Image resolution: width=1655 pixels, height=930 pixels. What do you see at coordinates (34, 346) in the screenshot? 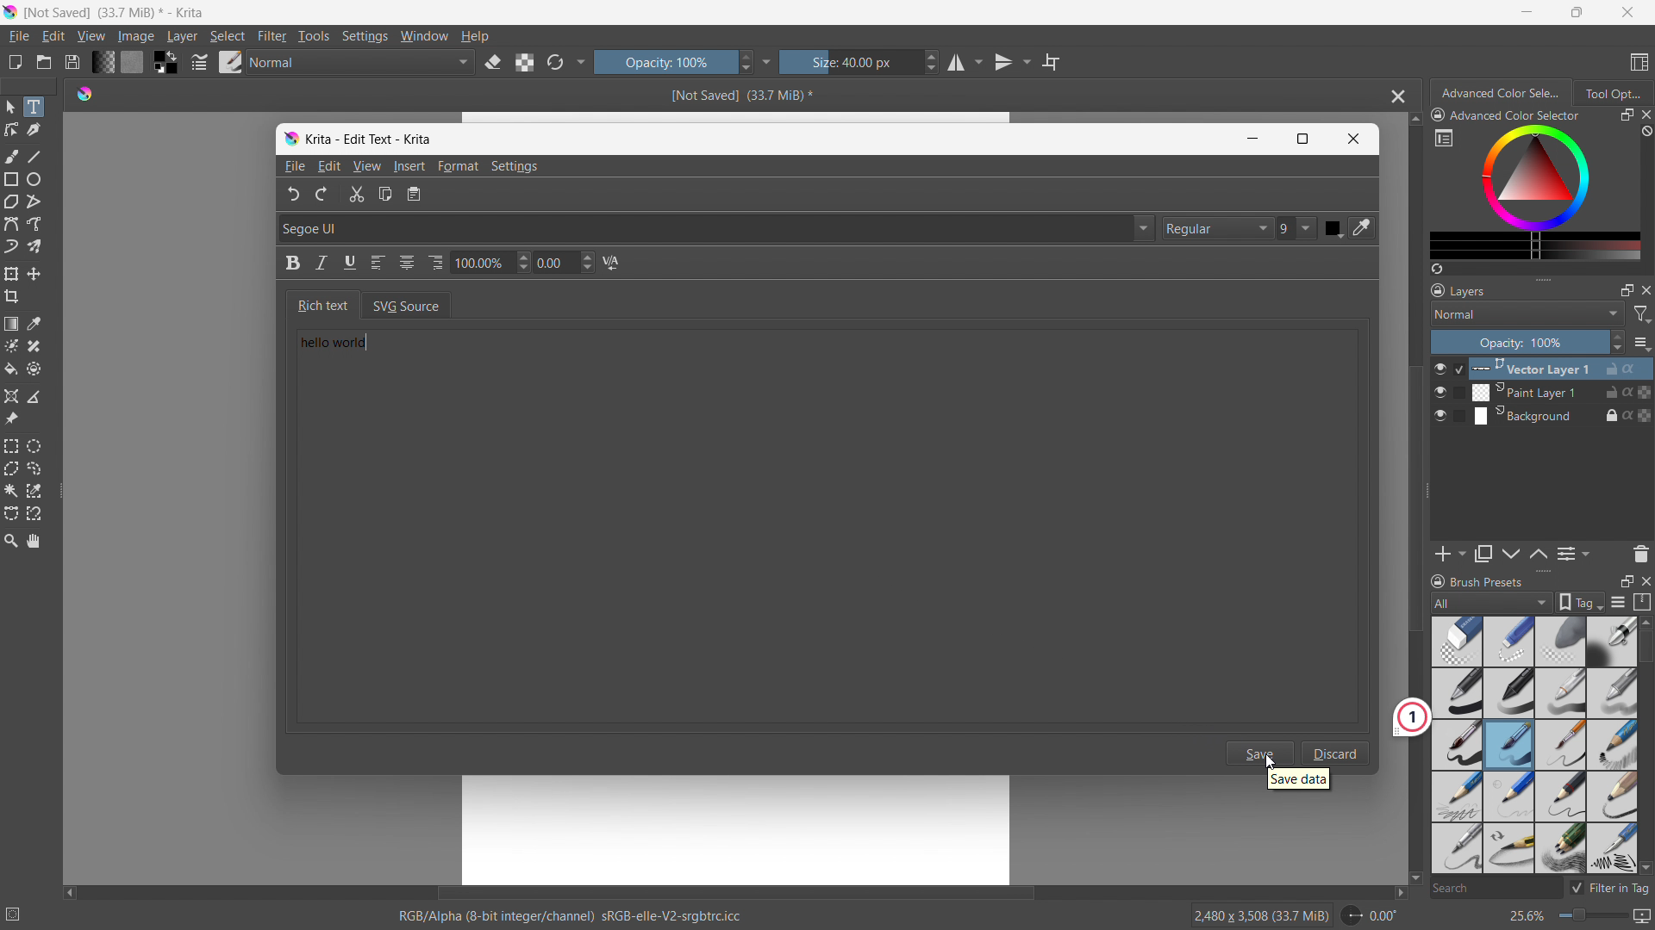
I see `smart patch tool` at bounding box center [34, 346].